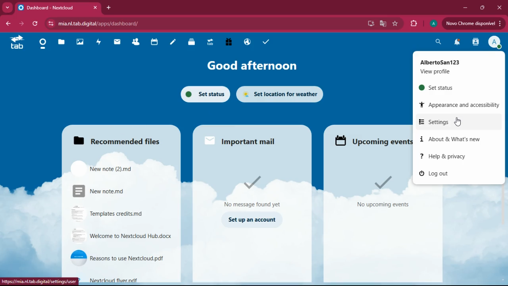 The image size is (508, 286). Describe the element at coordinates (229, 42) in the screenshot. I see `gift` at that location.